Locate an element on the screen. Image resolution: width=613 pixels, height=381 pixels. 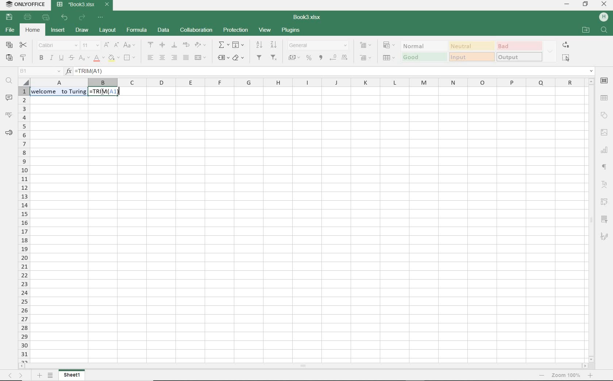
bold is located at coordinates (42, 58).